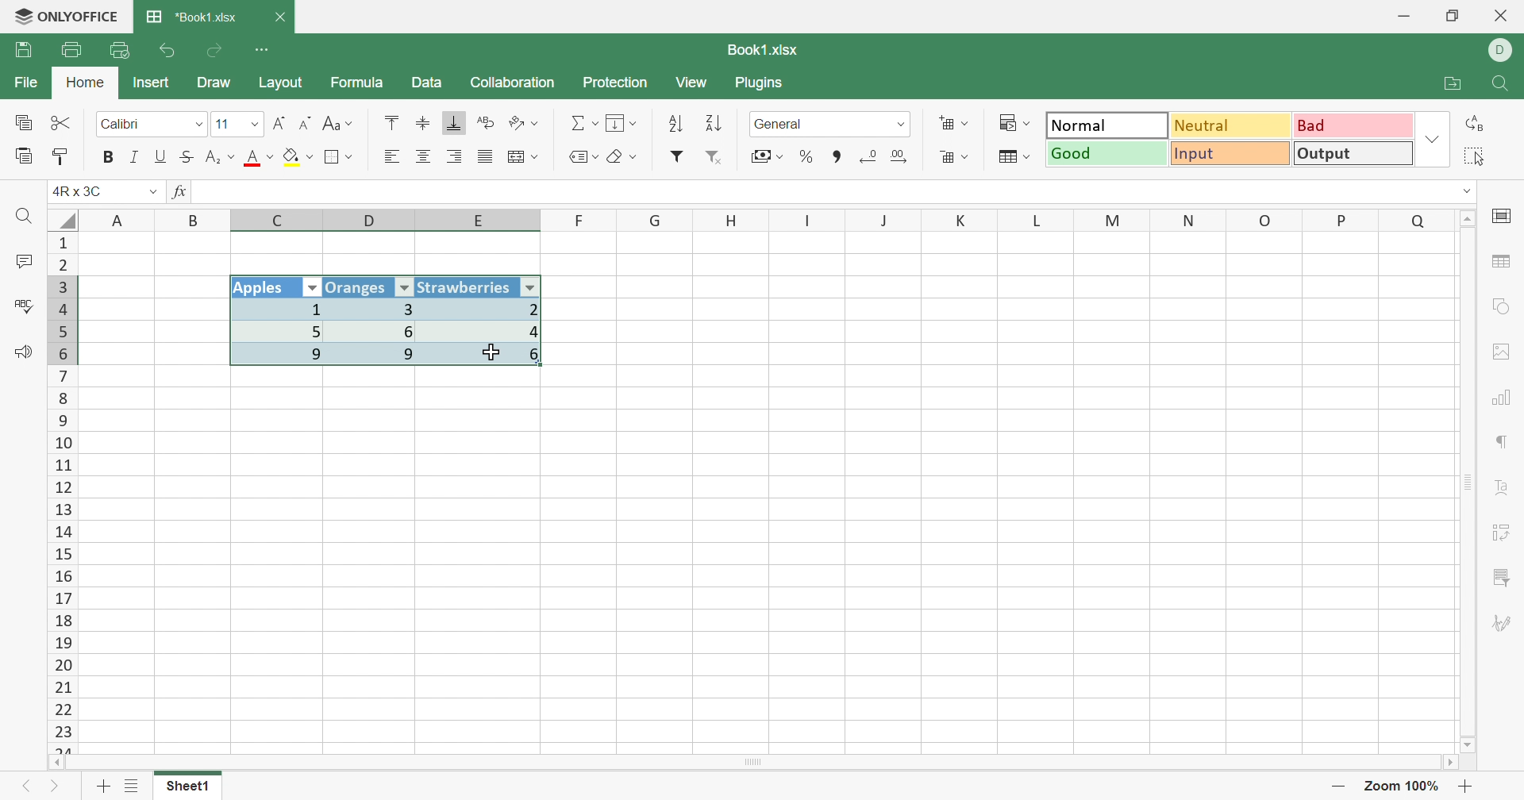  I want to click on Italic, so click(133, 157).